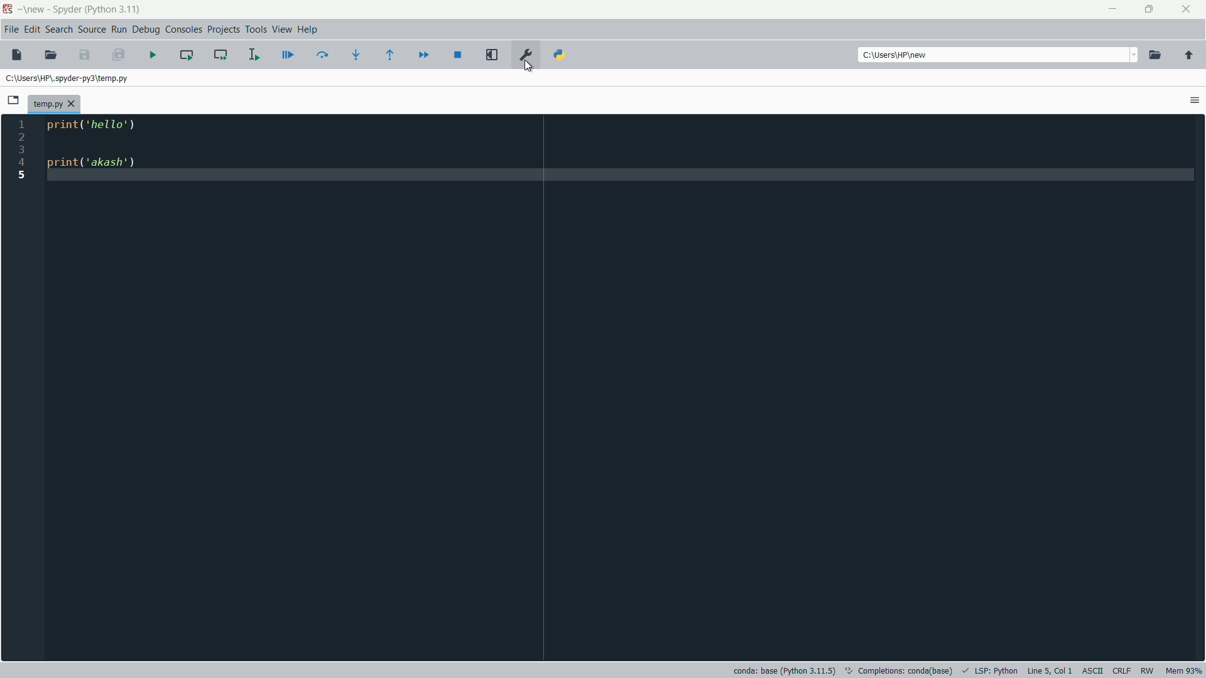  Describe the element at coordinates (898, 56) in the screenshot. I see `directory` at that location.